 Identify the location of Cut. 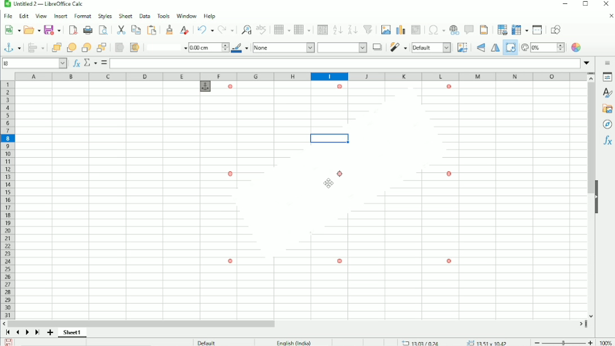
(121, 30).